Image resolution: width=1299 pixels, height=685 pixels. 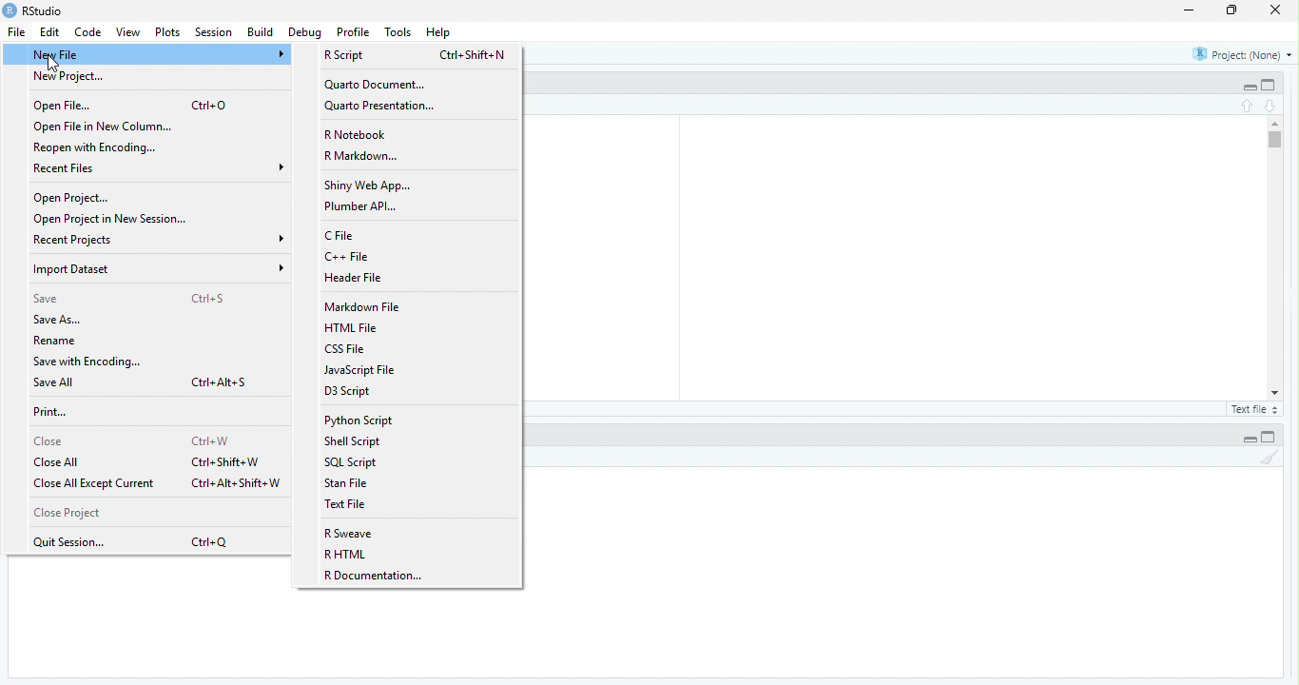 What do you see at coordinates (237, 483) in the screenshot?
I see `Ctrl+Alt+Shift+W` at bounding box center [237, 483].